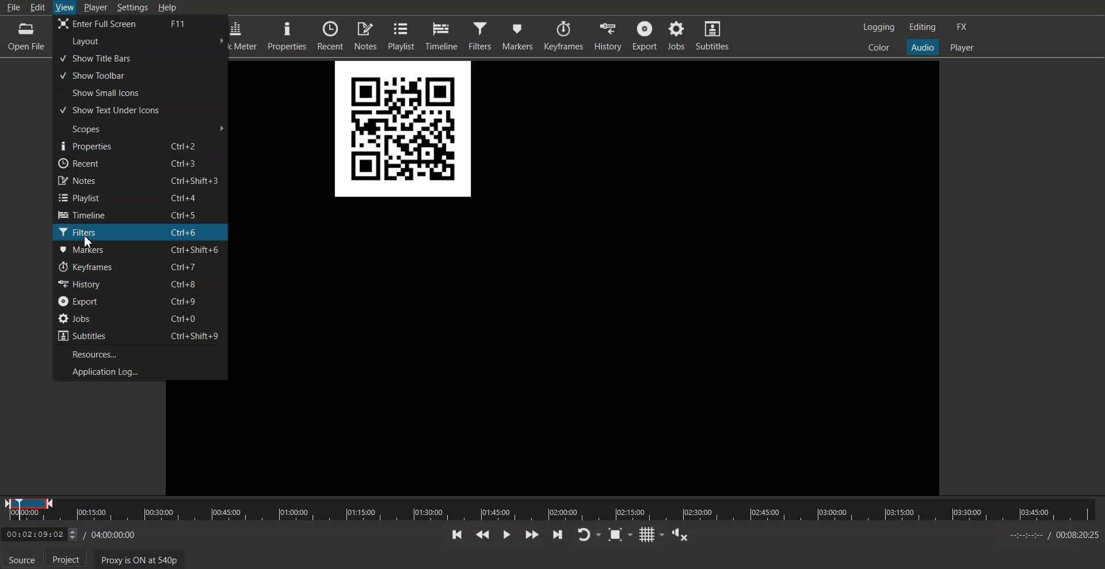  I want to click on Notes, so click(140, 180).